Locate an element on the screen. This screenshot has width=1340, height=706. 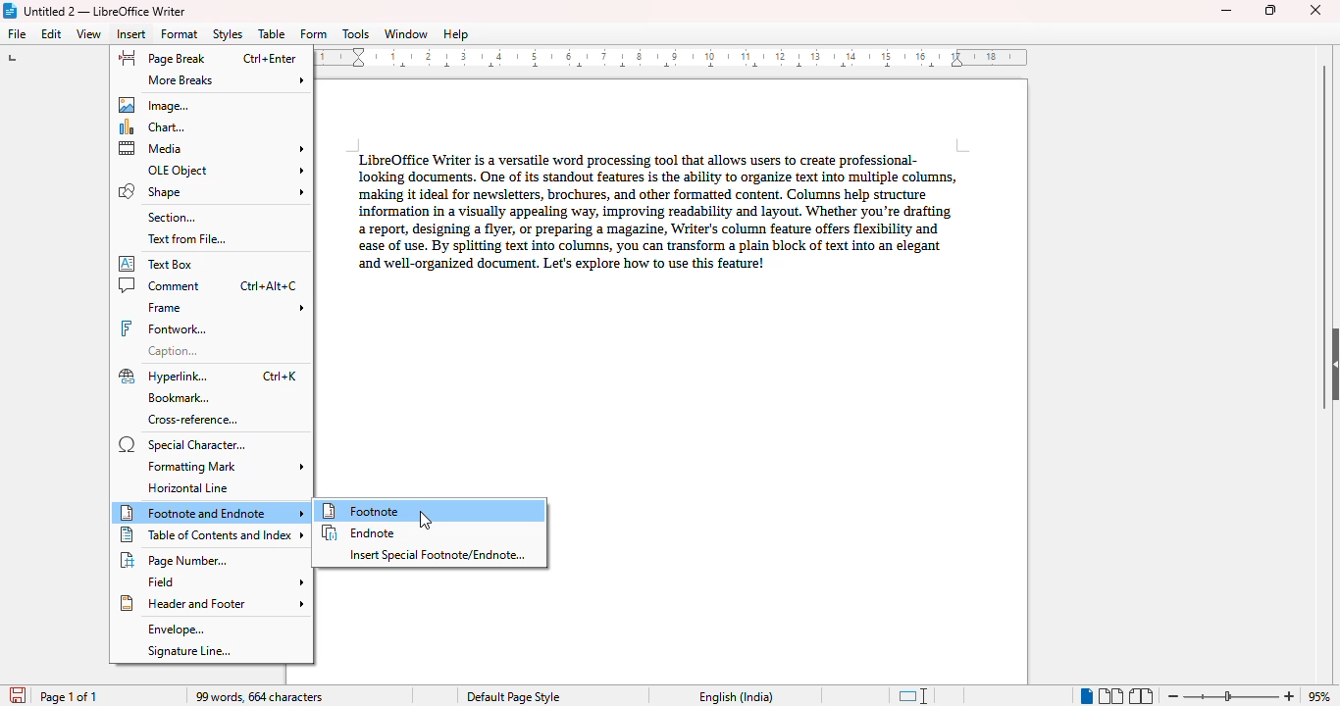
section is located at coordinates (170, 218).